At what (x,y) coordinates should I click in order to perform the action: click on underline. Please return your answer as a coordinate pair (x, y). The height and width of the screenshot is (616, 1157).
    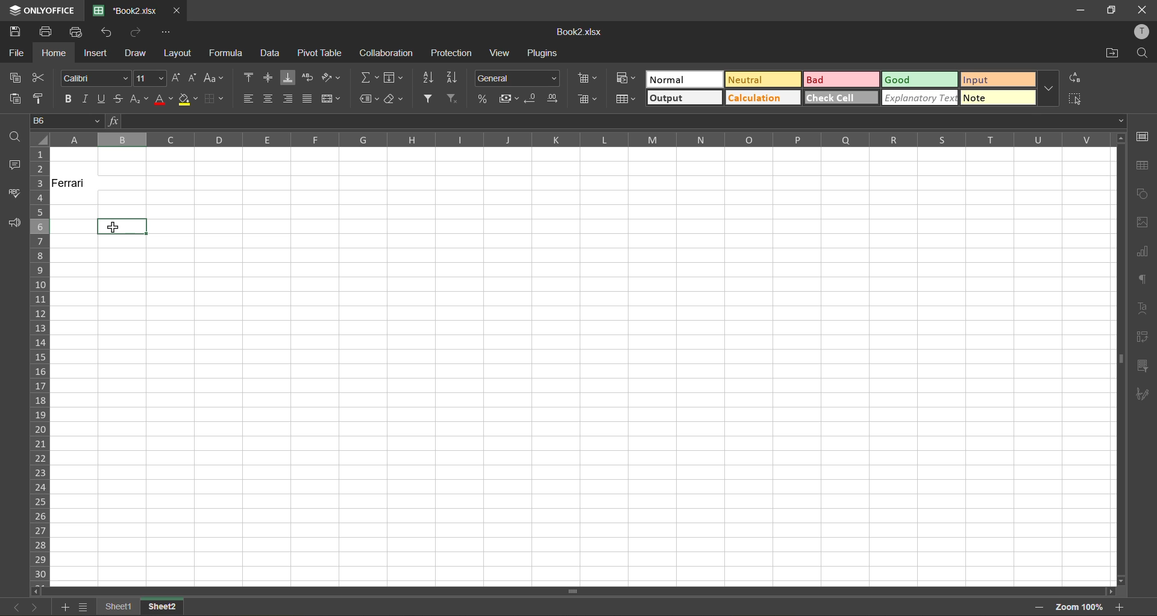
    Looking at the image, I should click on (103, 99).